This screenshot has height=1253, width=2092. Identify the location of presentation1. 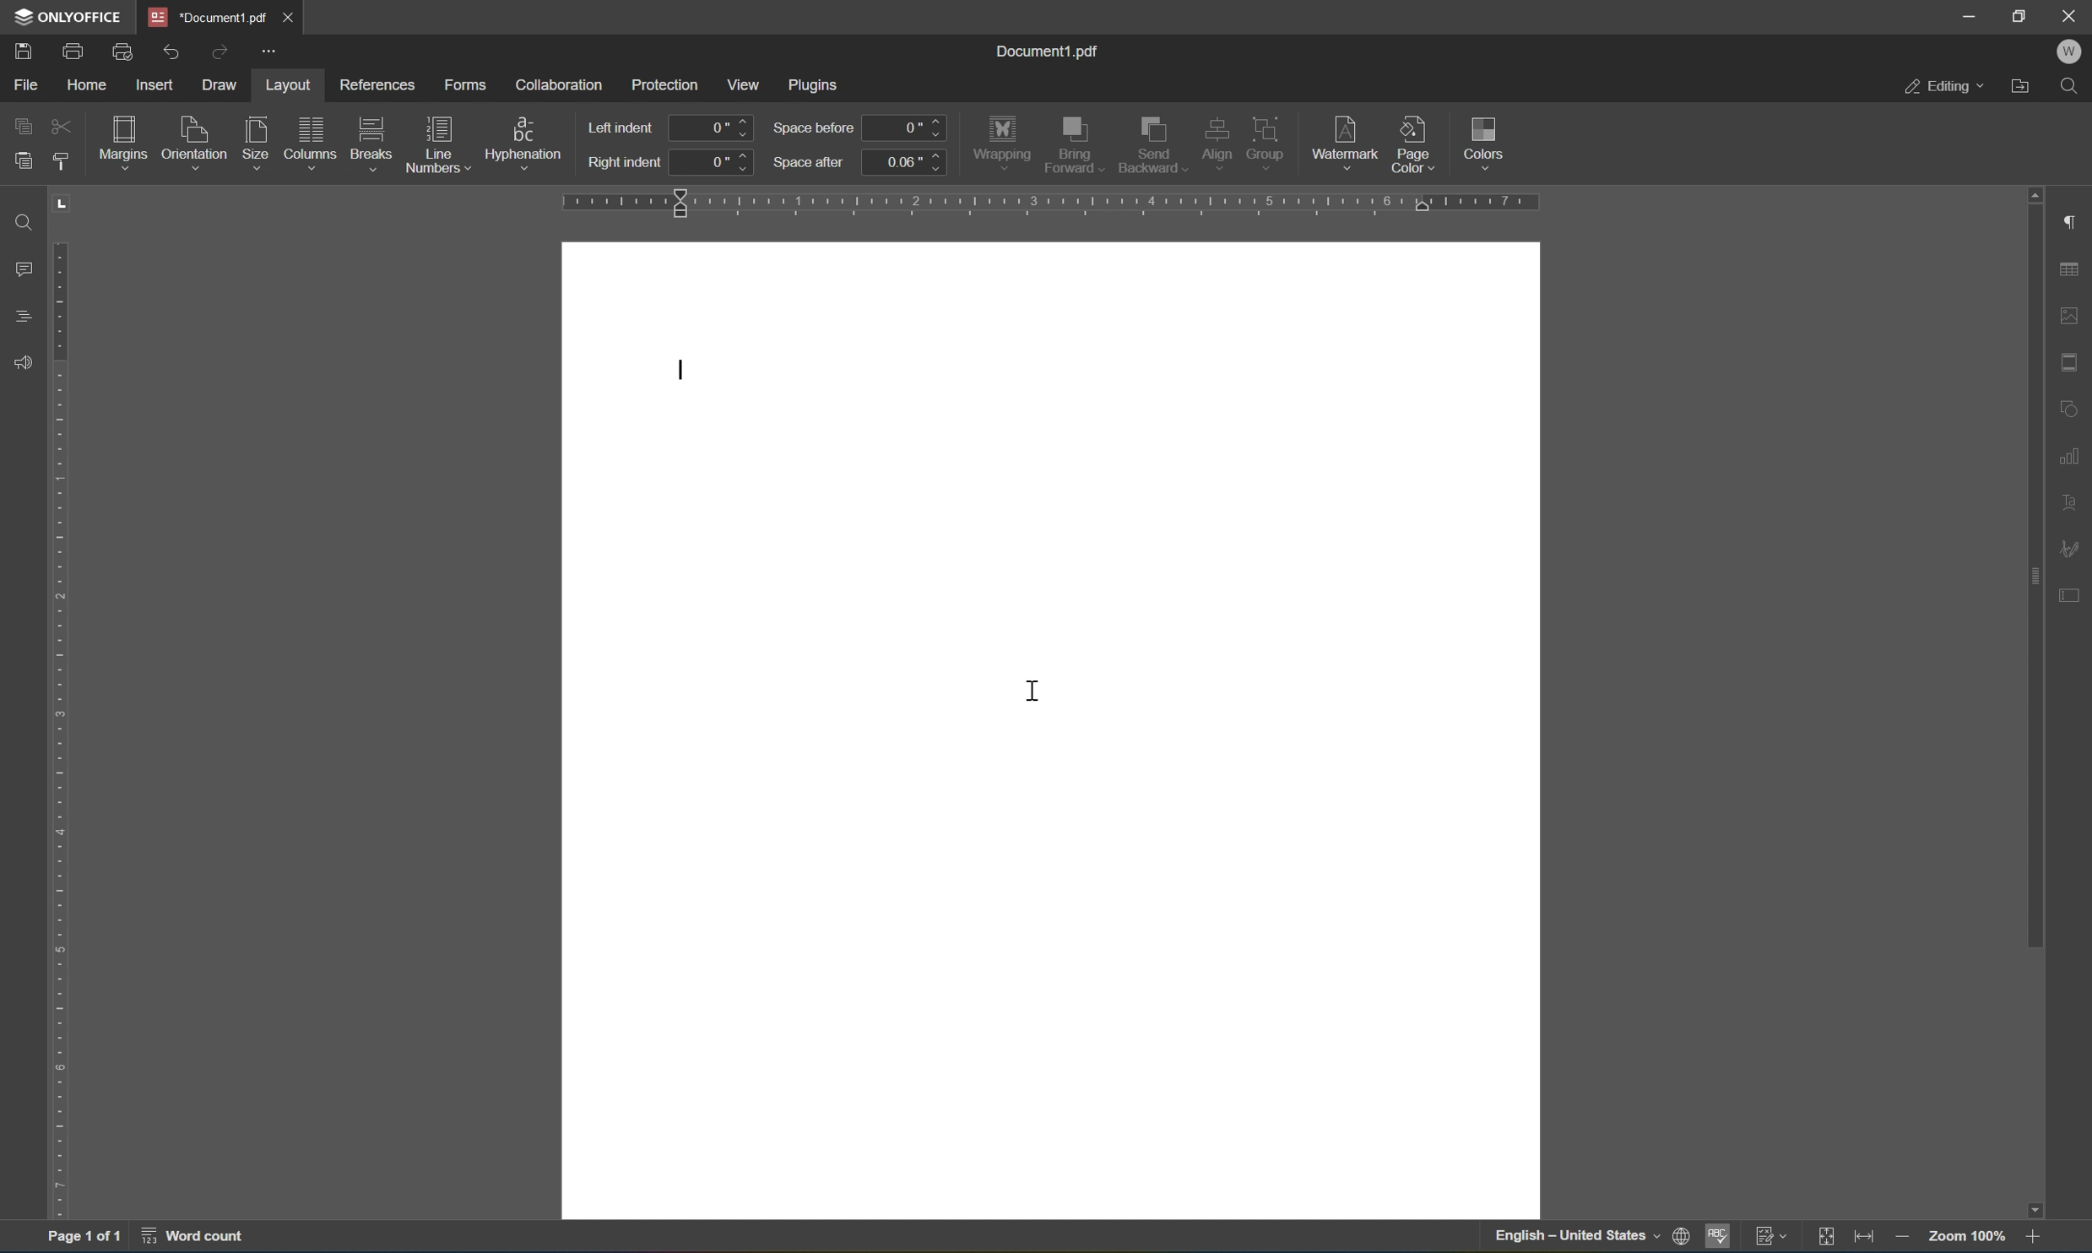
(208, 16).